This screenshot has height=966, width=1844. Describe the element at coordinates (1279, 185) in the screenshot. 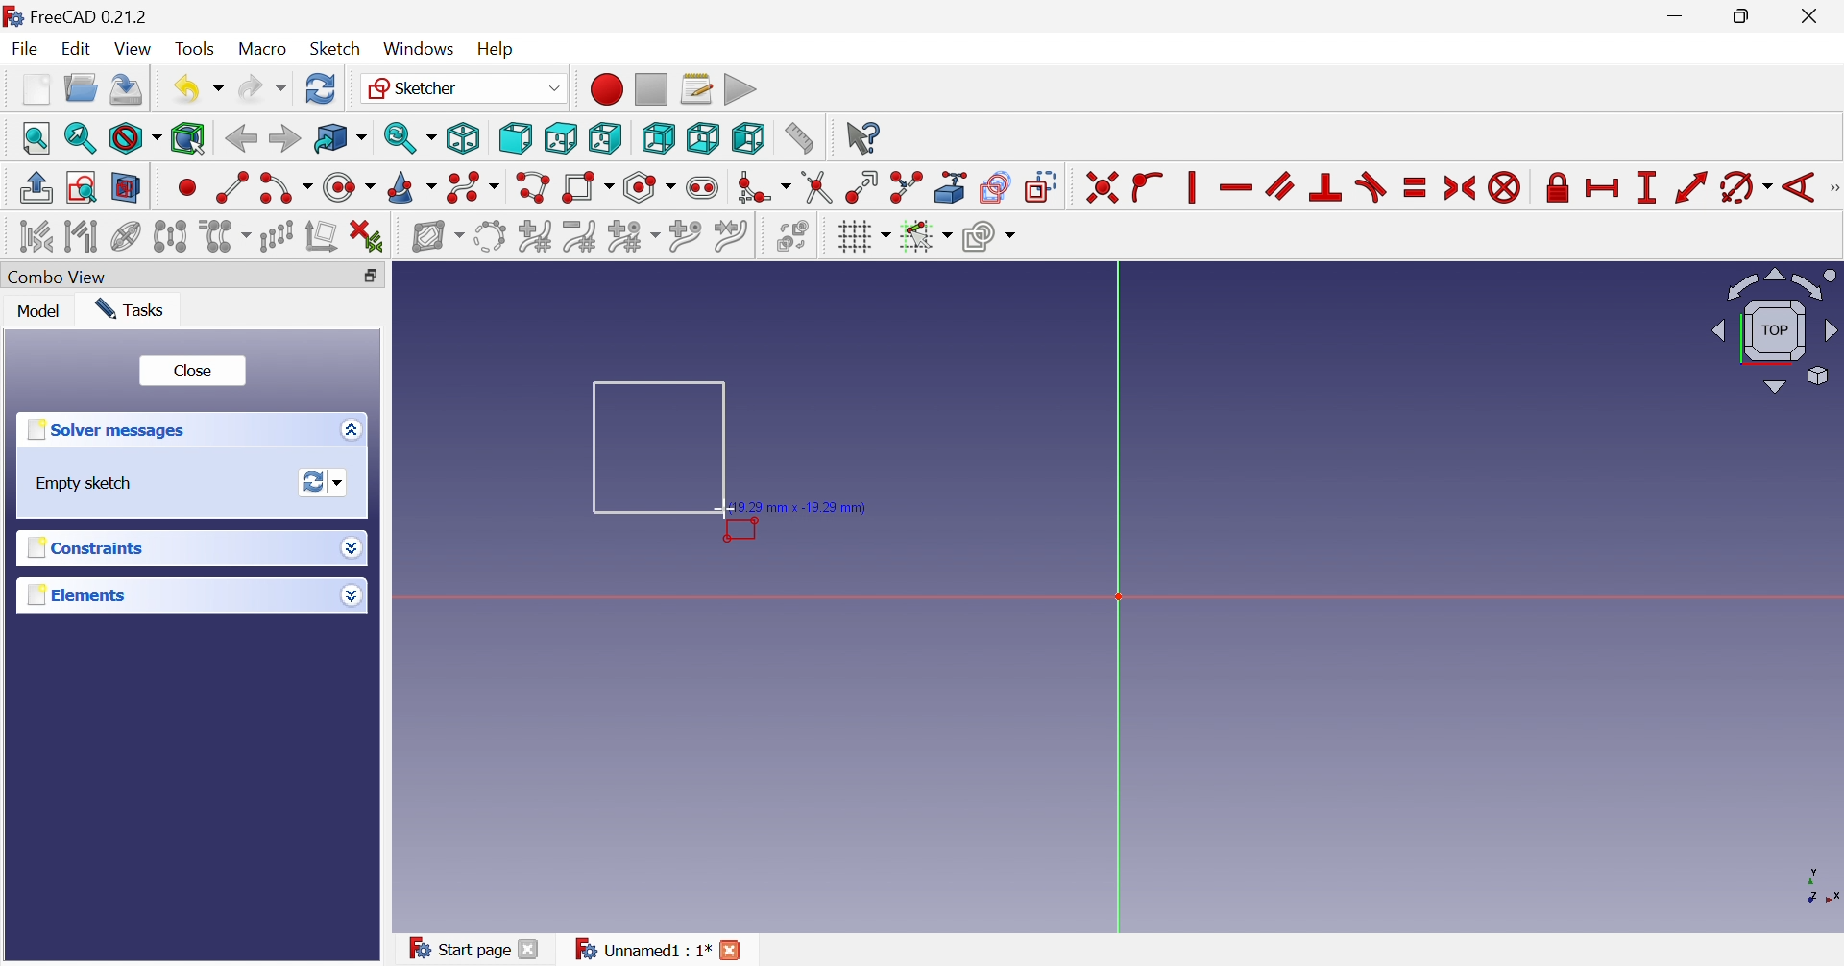

I see `Constrain parallel` at that location.